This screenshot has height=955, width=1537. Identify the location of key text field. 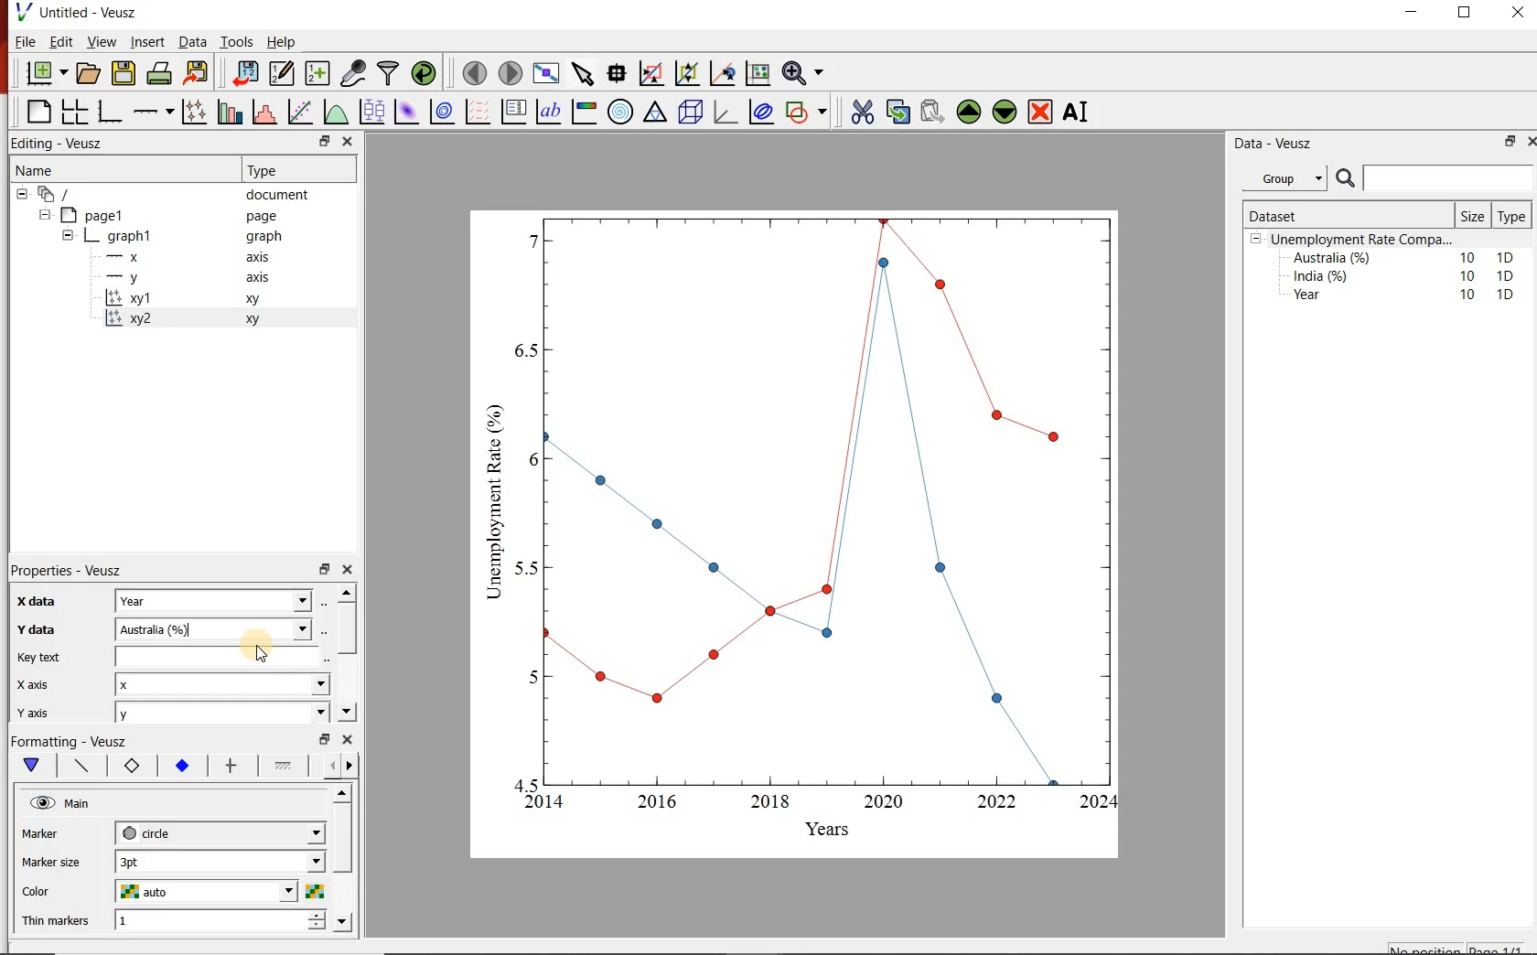
(220, 656).